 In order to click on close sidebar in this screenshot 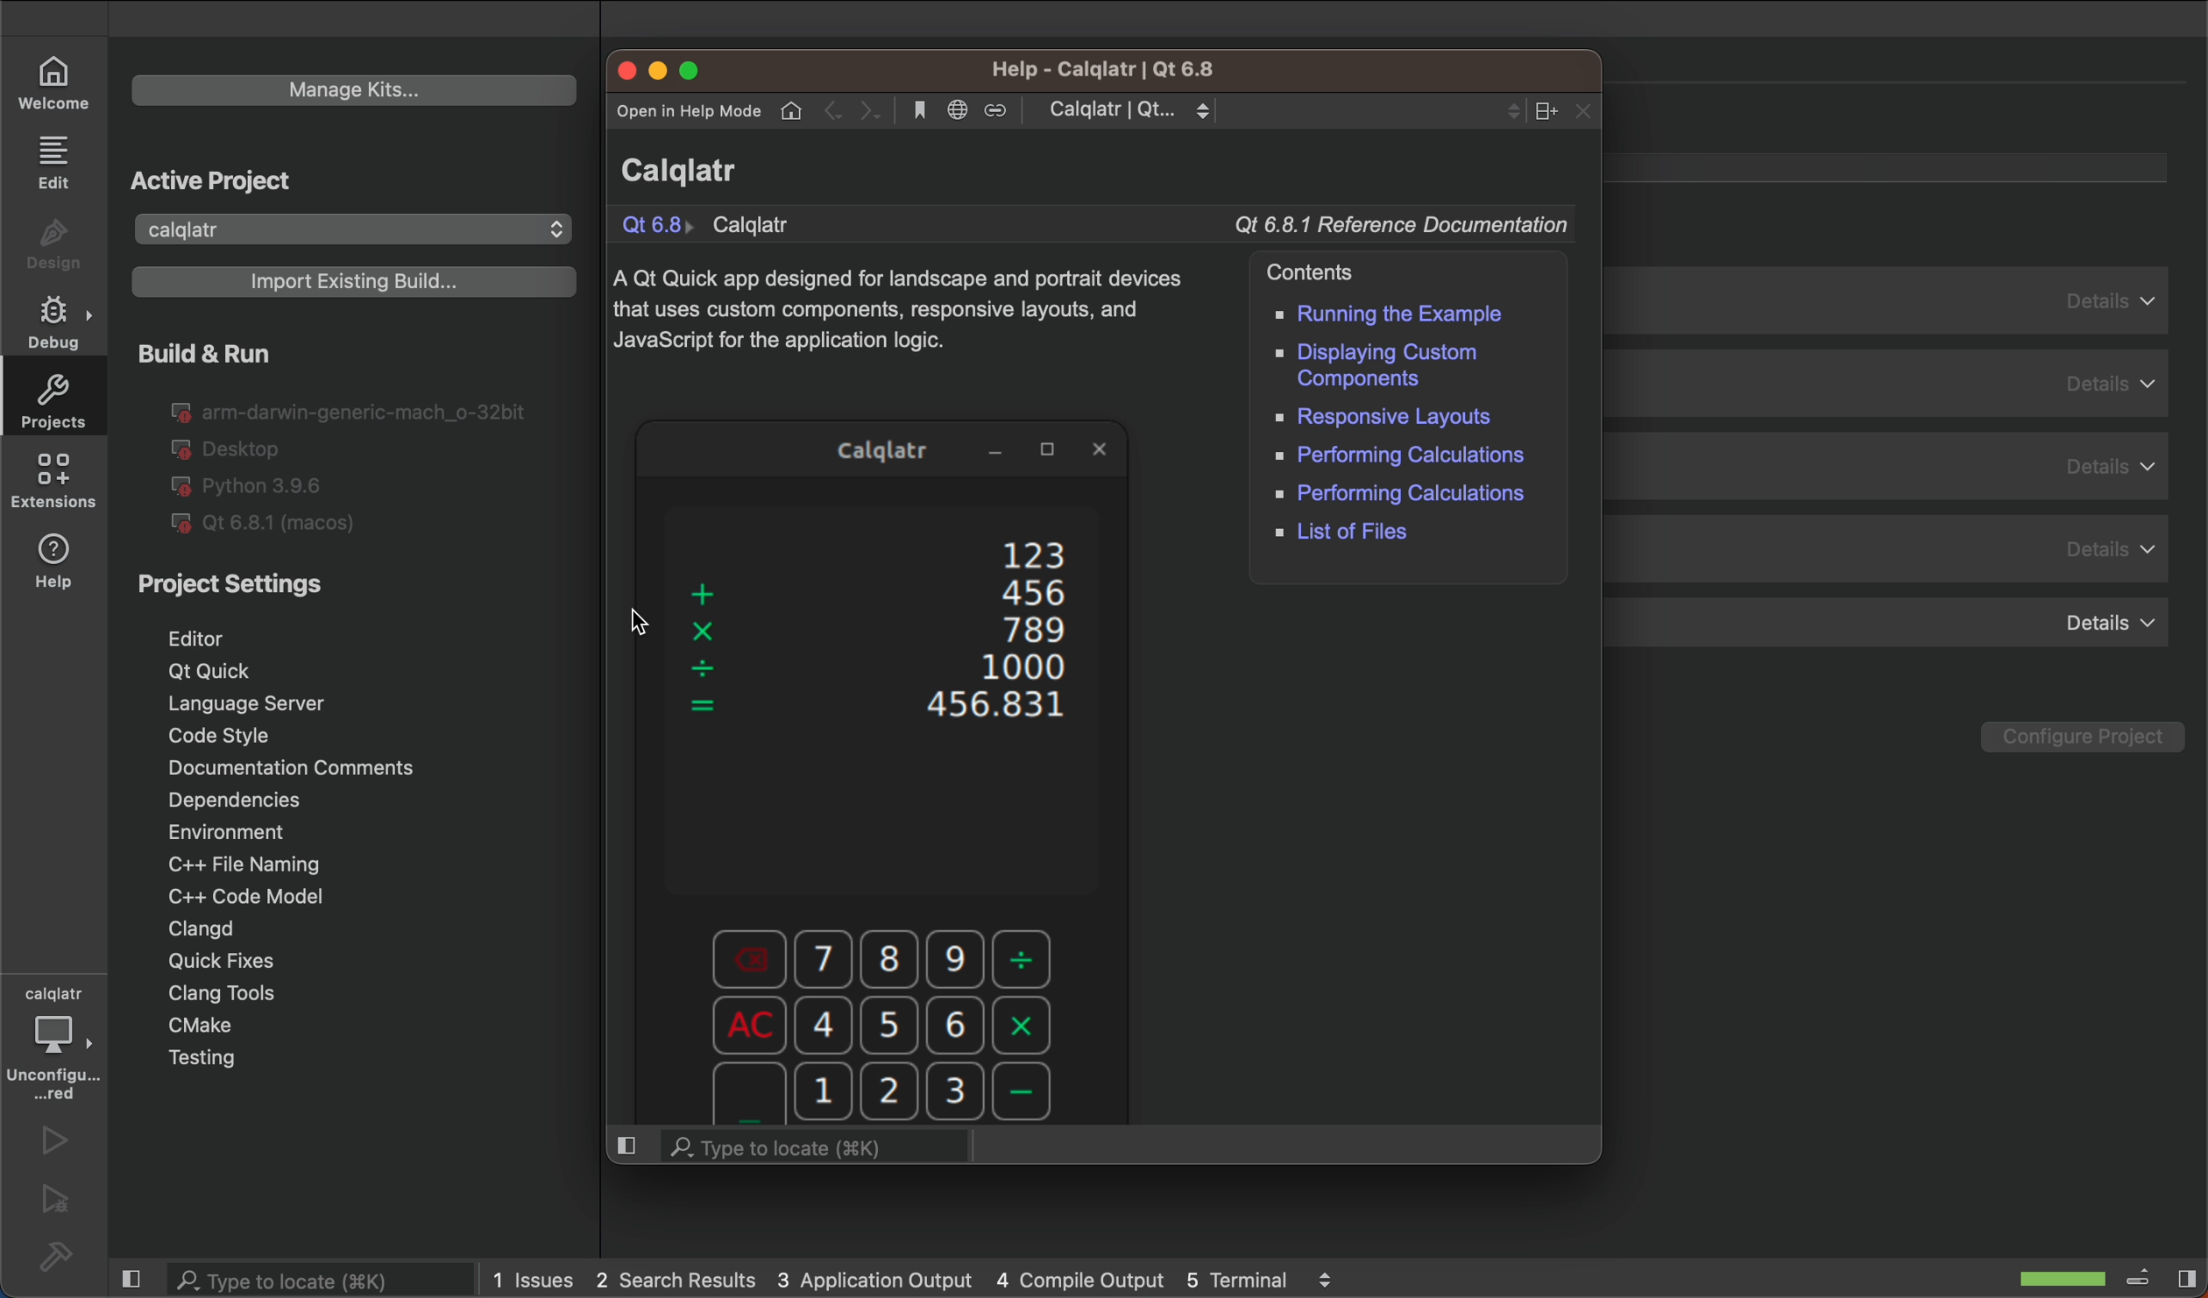, I will do `click(2165, 1278)`.